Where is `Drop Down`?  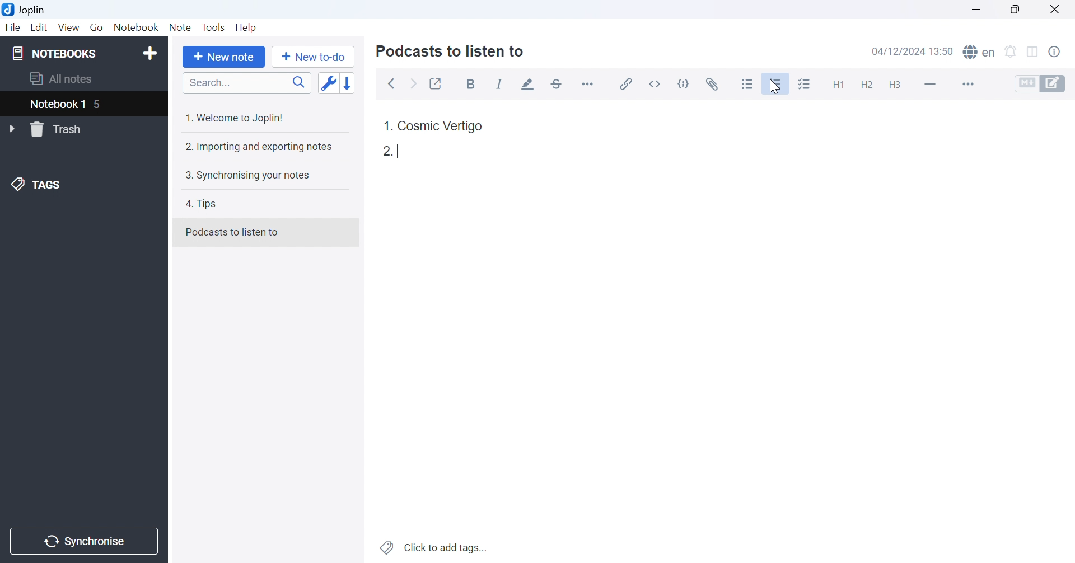 Drop Down is located at coordinates (13, 129).